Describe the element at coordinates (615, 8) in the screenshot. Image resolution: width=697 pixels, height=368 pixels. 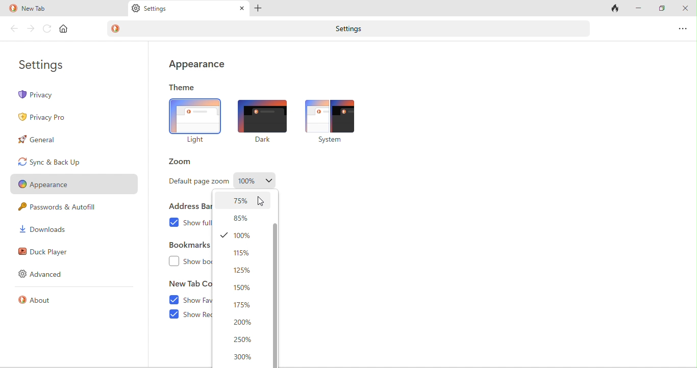
I see `close tab and clear data` at that location.